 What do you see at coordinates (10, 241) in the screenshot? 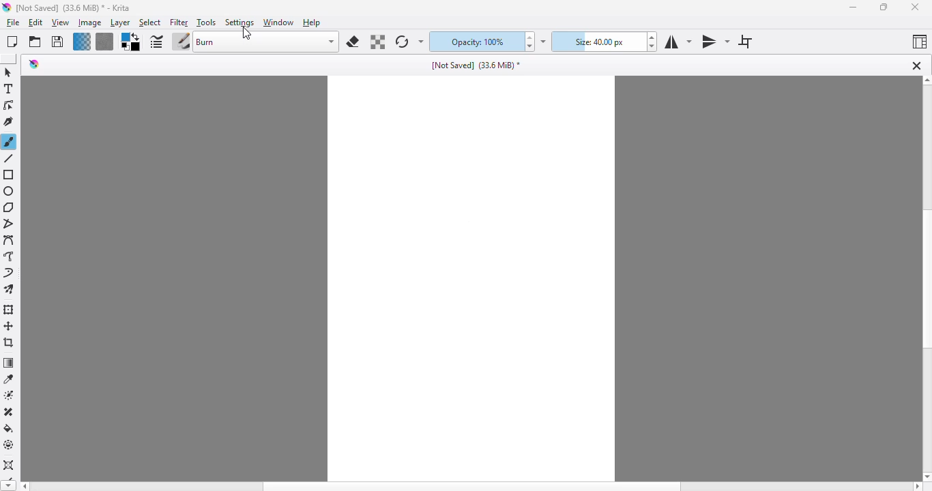
I see `bezier curve tool` at bounding box center [10, 241].